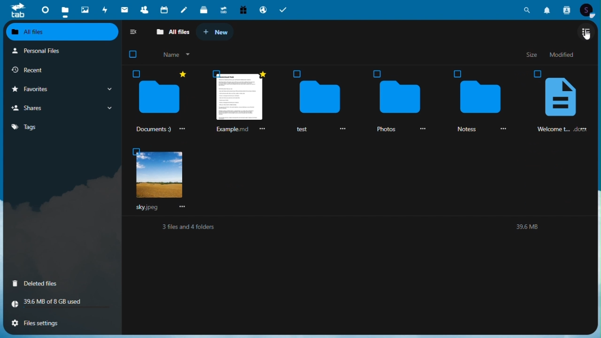 Image resolution: width=601 pixels, height=338 pixels. I want to click on dashboard, so click(45, 10).